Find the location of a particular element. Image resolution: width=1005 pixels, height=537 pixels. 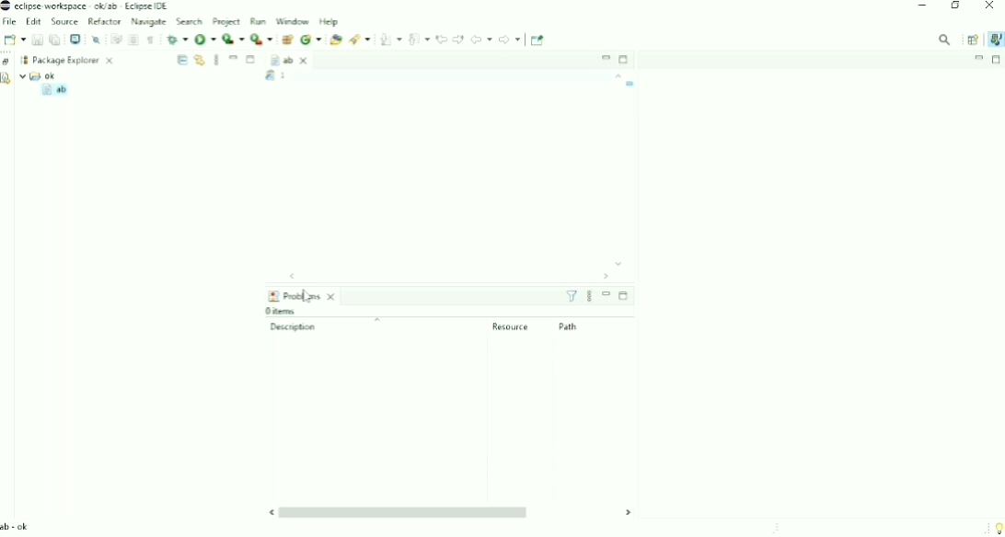

Run is located at coordinates (257, 21).